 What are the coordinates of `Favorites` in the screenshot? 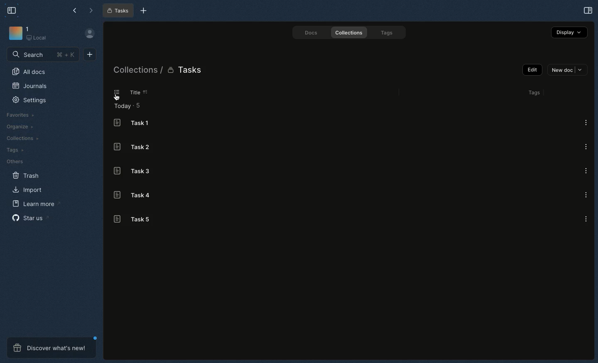 It's located at (22, 115).